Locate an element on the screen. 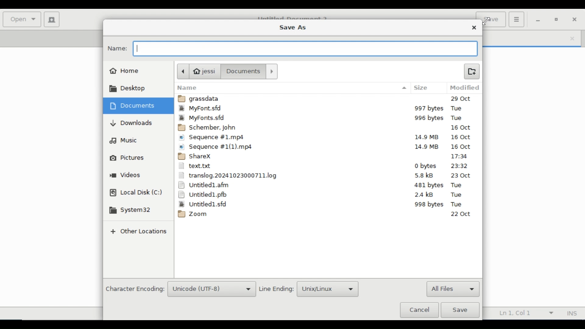 The image size is (585, 329). Close is located at coordinates (475, 28).